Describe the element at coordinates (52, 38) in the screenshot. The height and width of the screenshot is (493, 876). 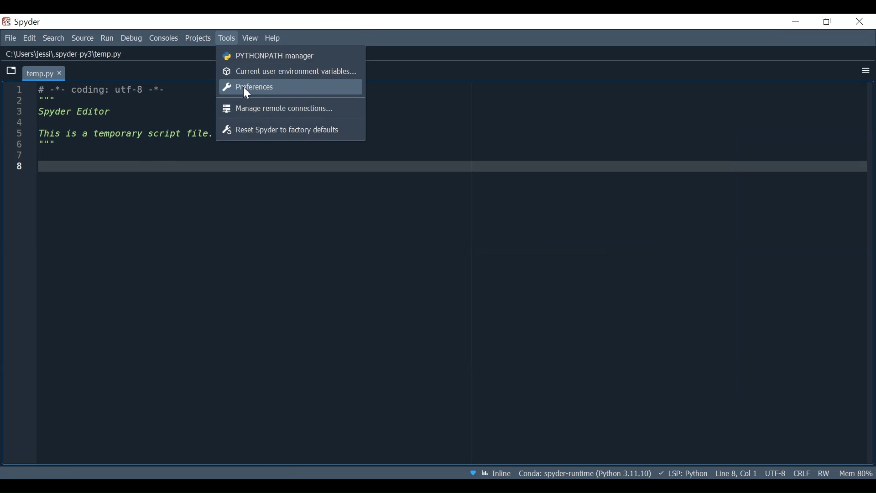
I see `Search` at that location.